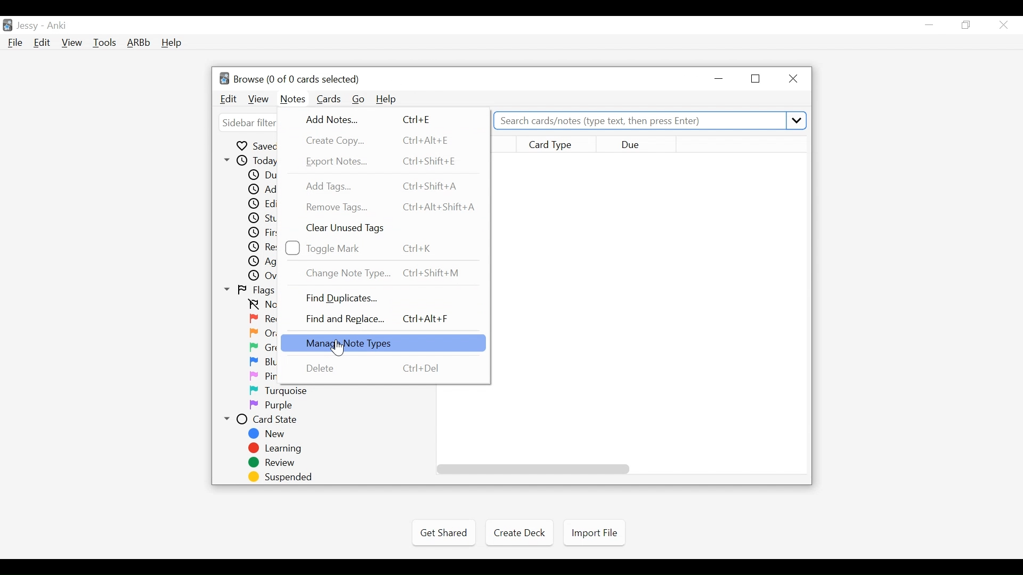 The image size is (1023, 575). I want to click on Close, so click(791, 79).